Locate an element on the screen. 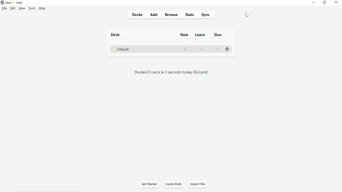 Image resolution: width=342 pixels, height=192 pixels. Studied 0 cards in 0 seconds today (0s/card) is located at coordinates (171, 72).